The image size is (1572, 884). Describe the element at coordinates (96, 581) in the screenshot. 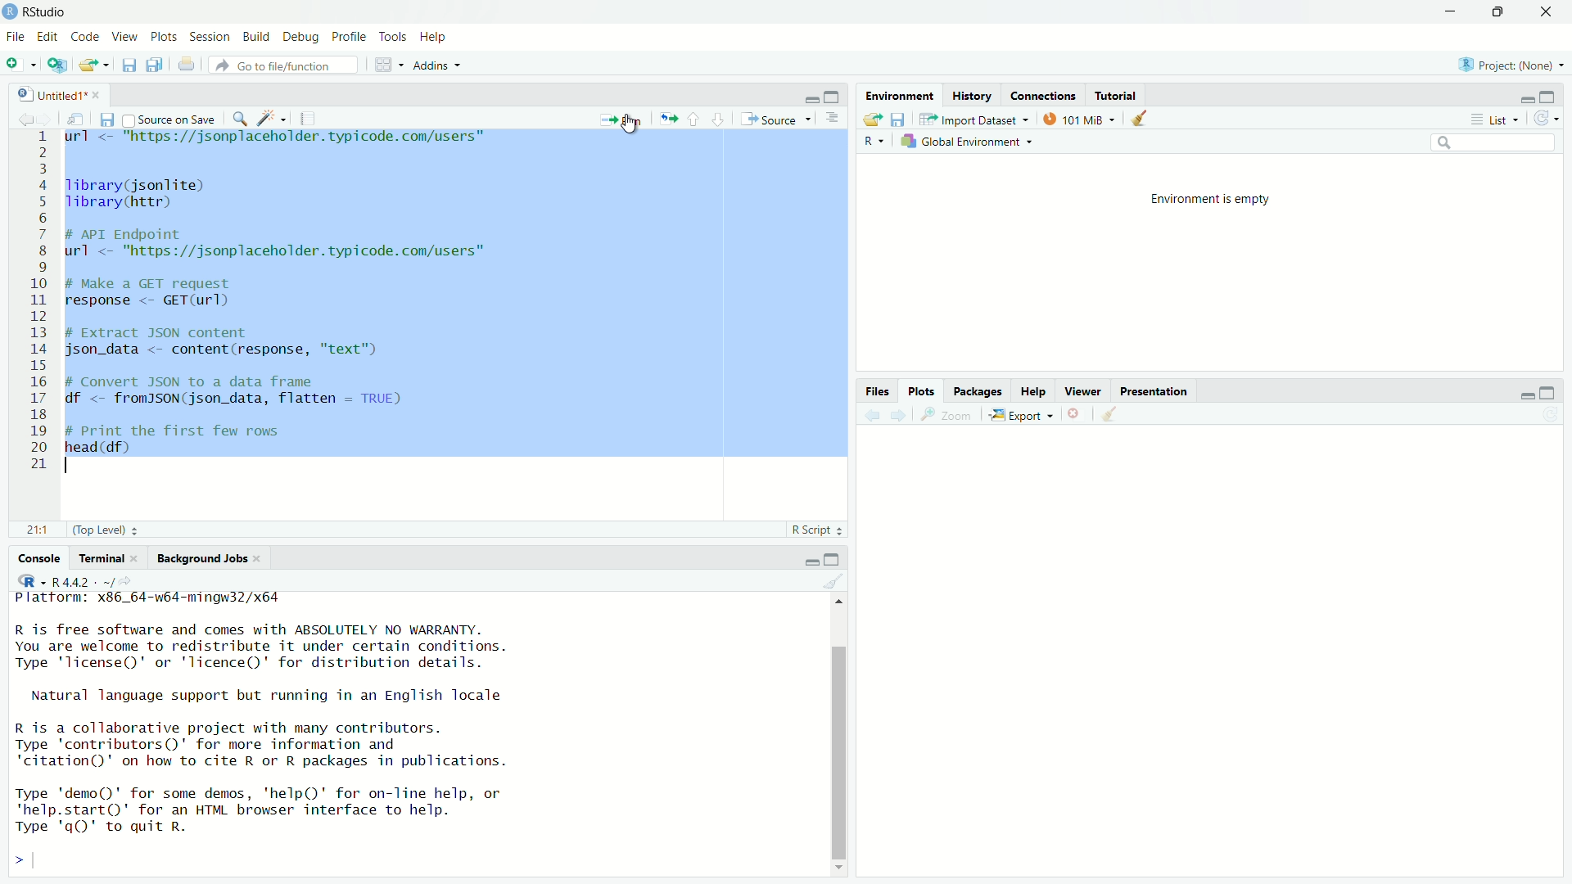

I see `R4.4.2 - ~/` at that location.